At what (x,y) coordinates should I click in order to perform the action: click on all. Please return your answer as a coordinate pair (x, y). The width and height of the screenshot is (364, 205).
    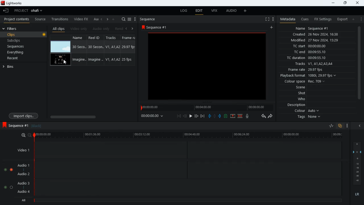
    Looking at the image, I should click on (23, 200).